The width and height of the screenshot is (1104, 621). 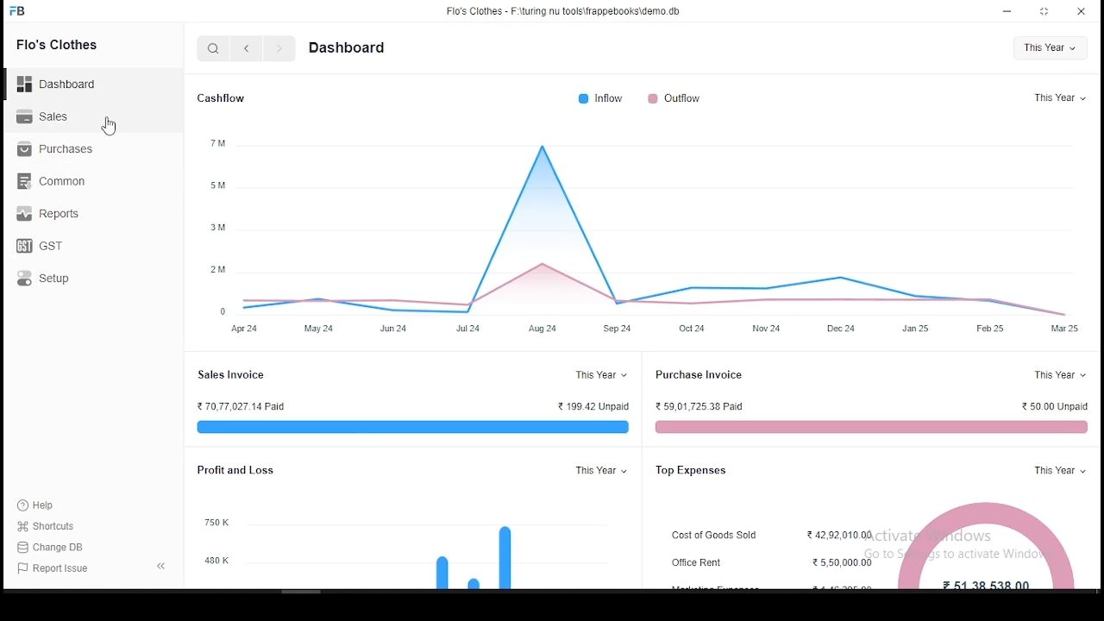 What do you see at coordinates (65, 85) in the screenshot?
I see `Dashboard` at bounding box center [65, 85].